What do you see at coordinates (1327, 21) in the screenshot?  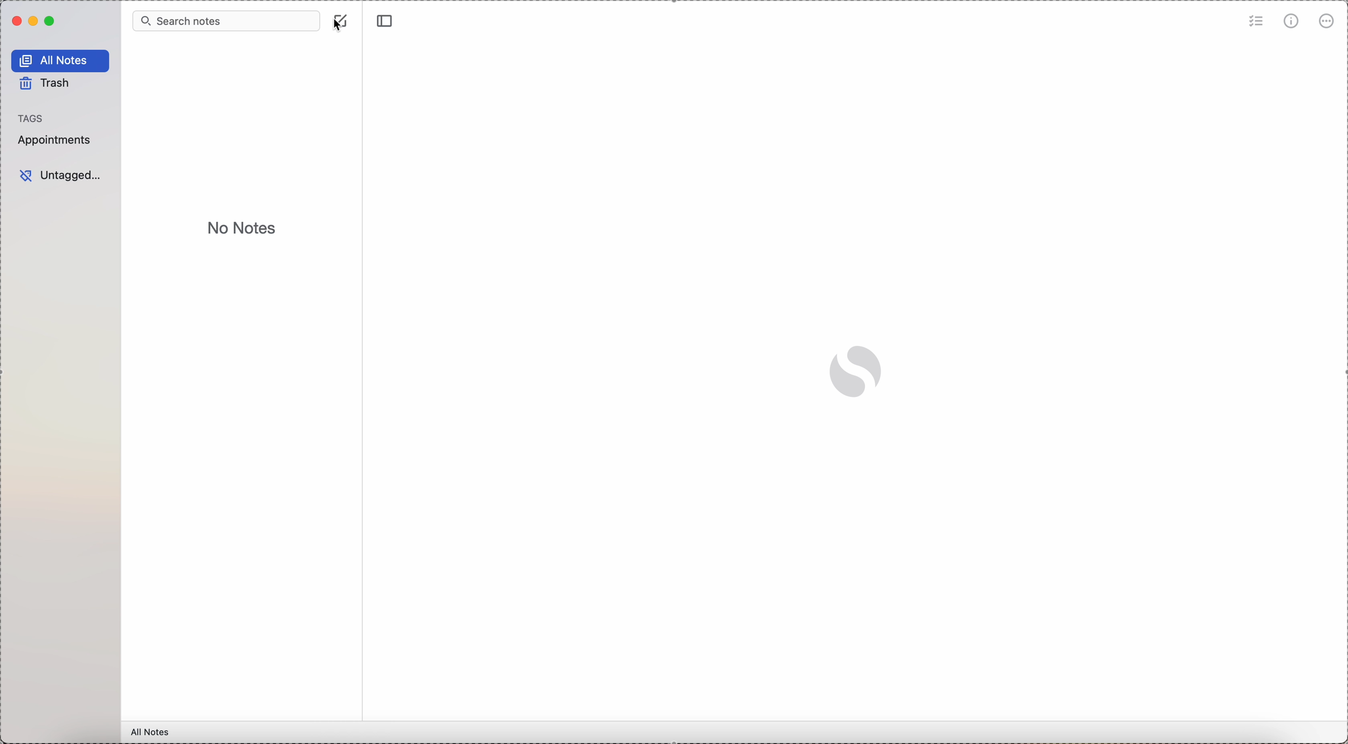 I see `more options` at bounding box center [1327, 21].